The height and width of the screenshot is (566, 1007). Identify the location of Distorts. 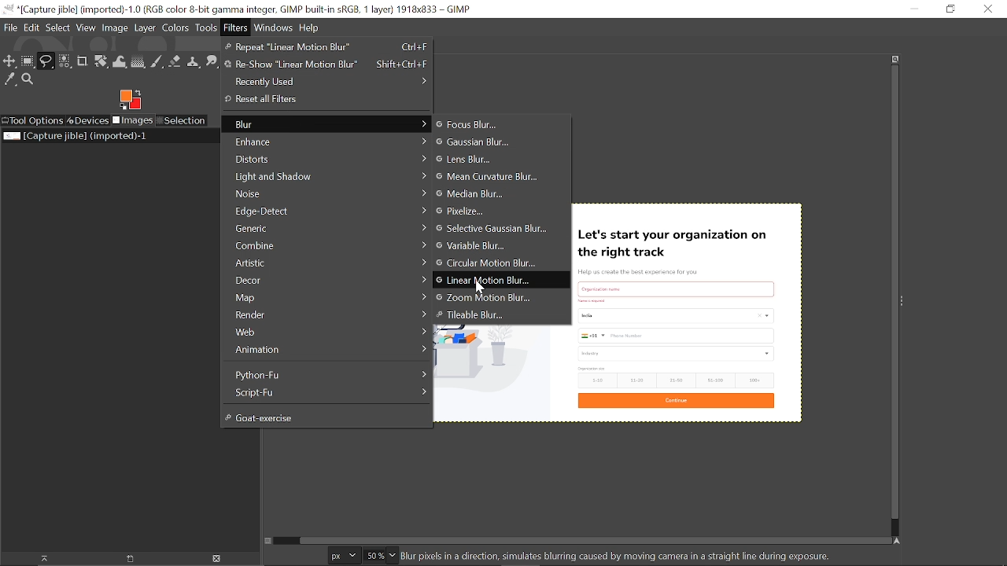
(326, 159).